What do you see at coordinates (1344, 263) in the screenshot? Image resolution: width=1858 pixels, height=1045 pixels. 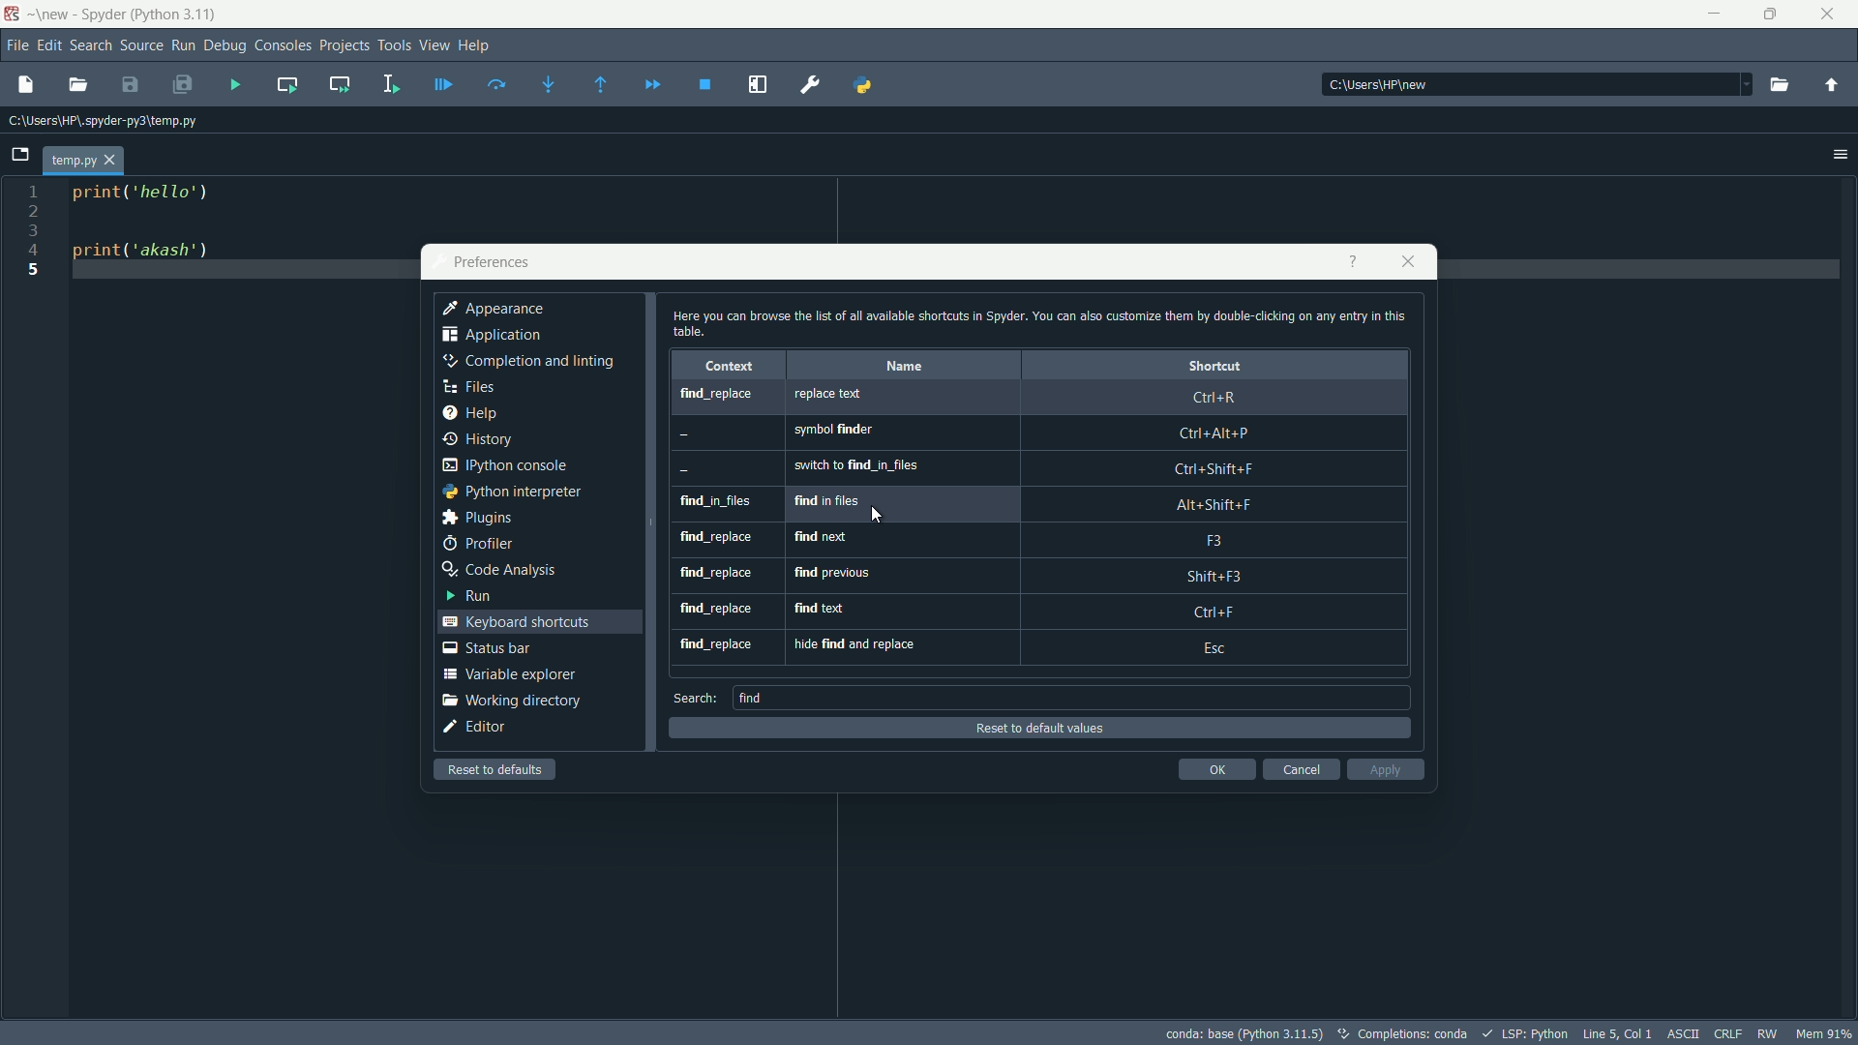 I see `help` at bounding box center [1344, 263].